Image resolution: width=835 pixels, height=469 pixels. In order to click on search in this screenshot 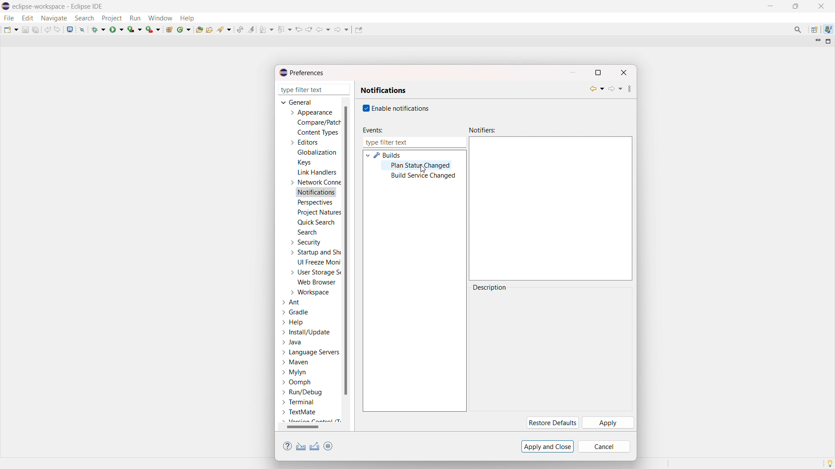, I will do `click(84, 18)`.